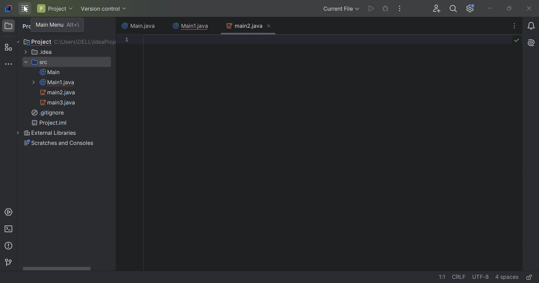 The image size is (539, 283). Describe the element at coordinates (26, 9) in the screenshot. I see `Main  menu` at that location.